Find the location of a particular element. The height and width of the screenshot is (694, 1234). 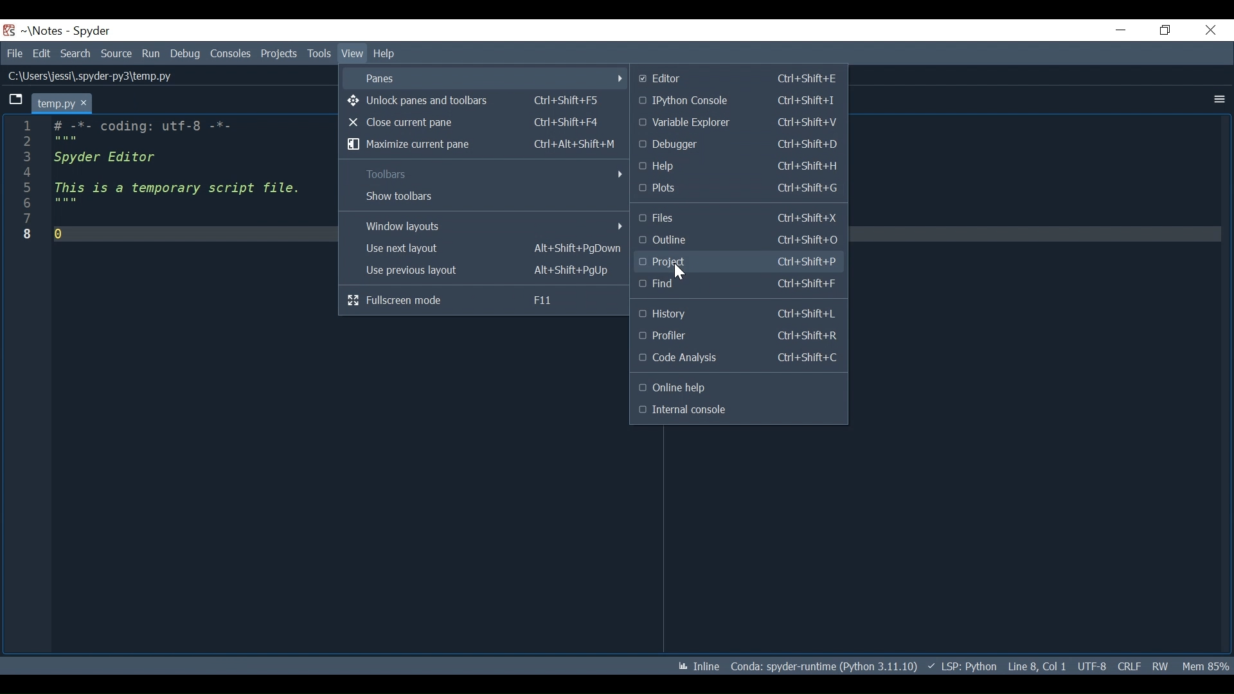

C:\Users\jessi\.spyaer-pys\temp.py is located at coordinates (108, 77).